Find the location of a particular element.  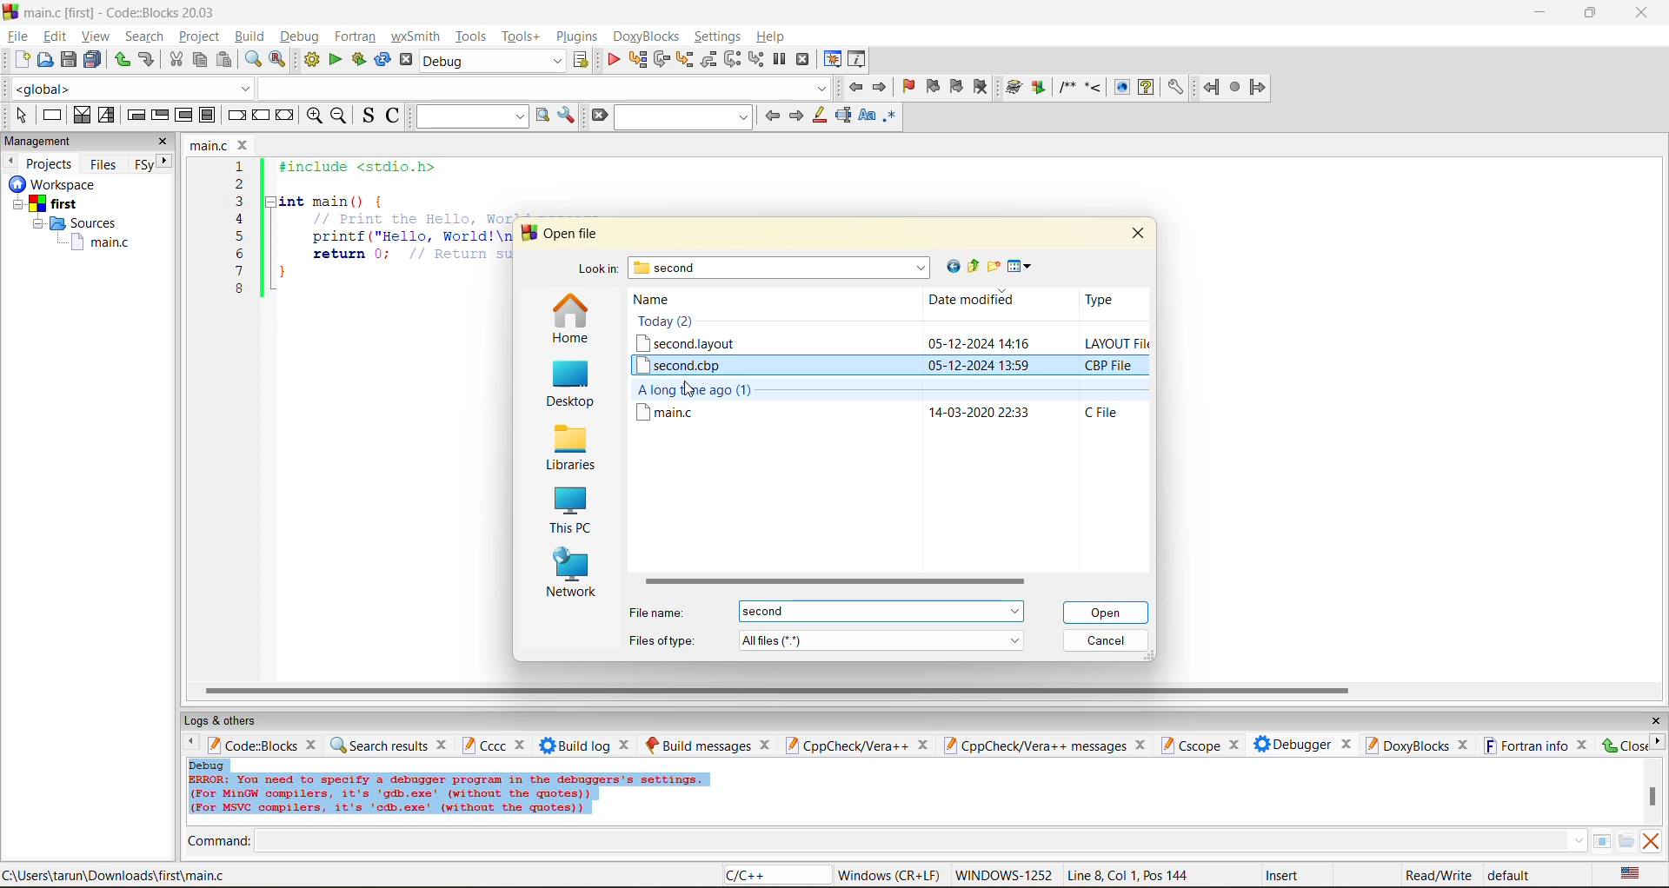

cppcheck/vera++ is located at coordinates (845, 746).